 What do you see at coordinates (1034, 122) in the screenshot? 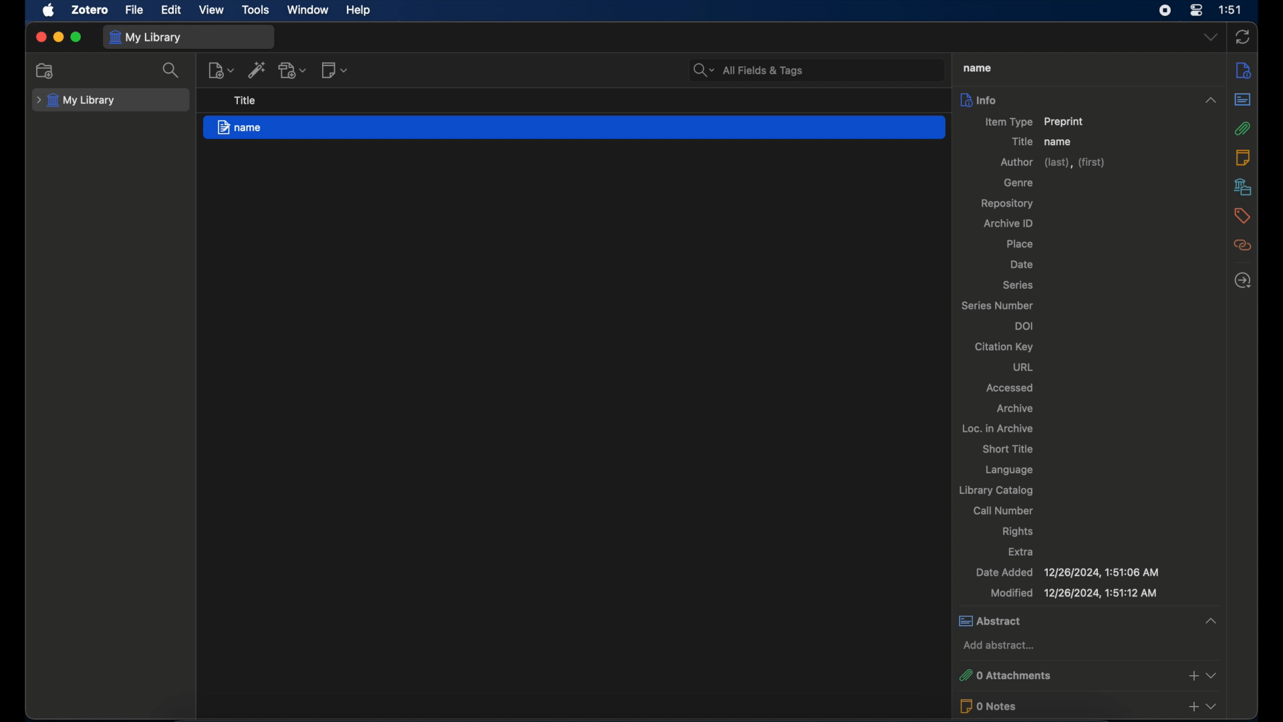
I see `item type preprint` at bounding box center [1034, 122].